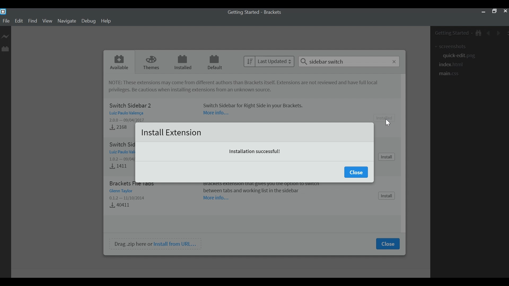  What do you see at coordinates (130, 105) in the screenshot?
I see `Switch Sidebar 2` at bounding box center [130, 105].